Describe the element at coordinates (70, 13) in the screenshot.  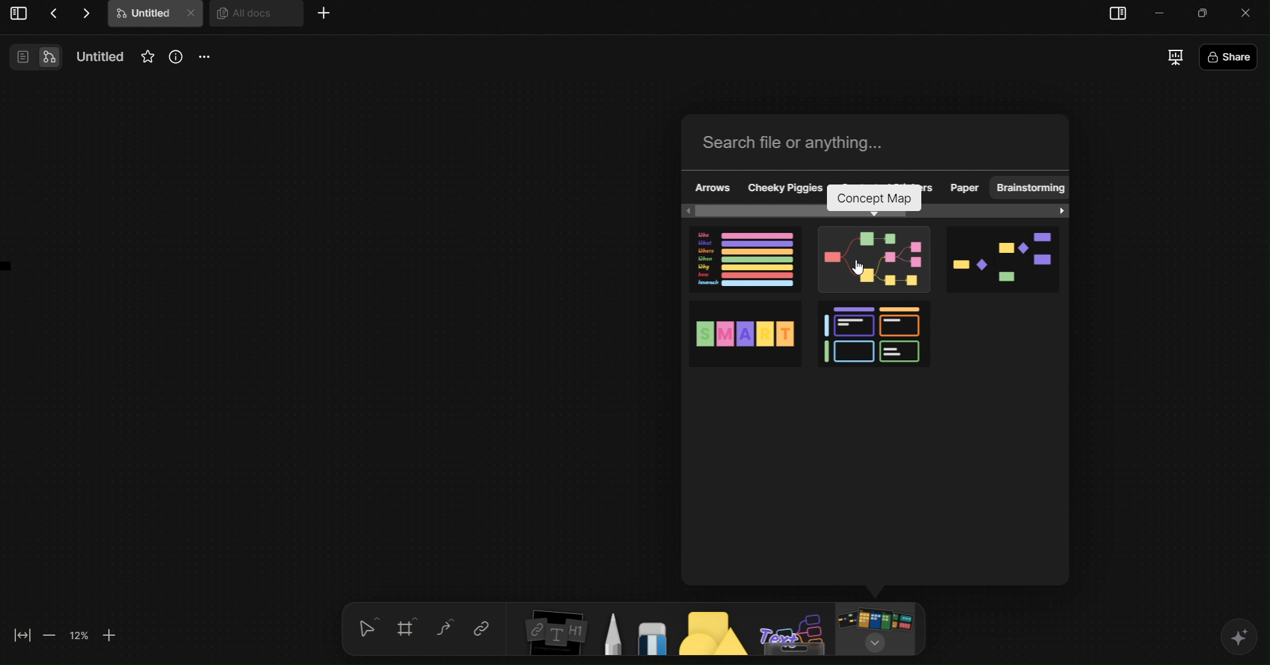
I see `Actions` at that location.